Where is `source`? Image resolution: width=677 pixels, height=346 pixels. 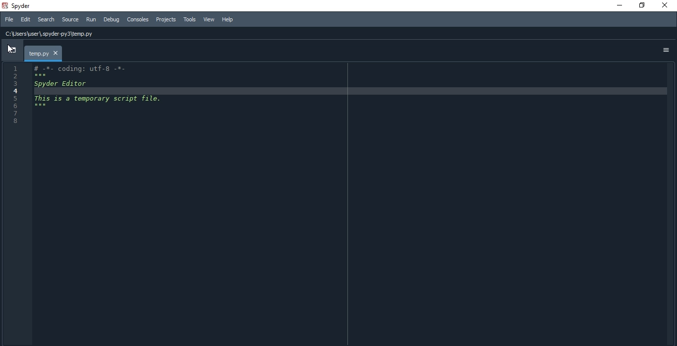
source is located at coordinates (70, 20).